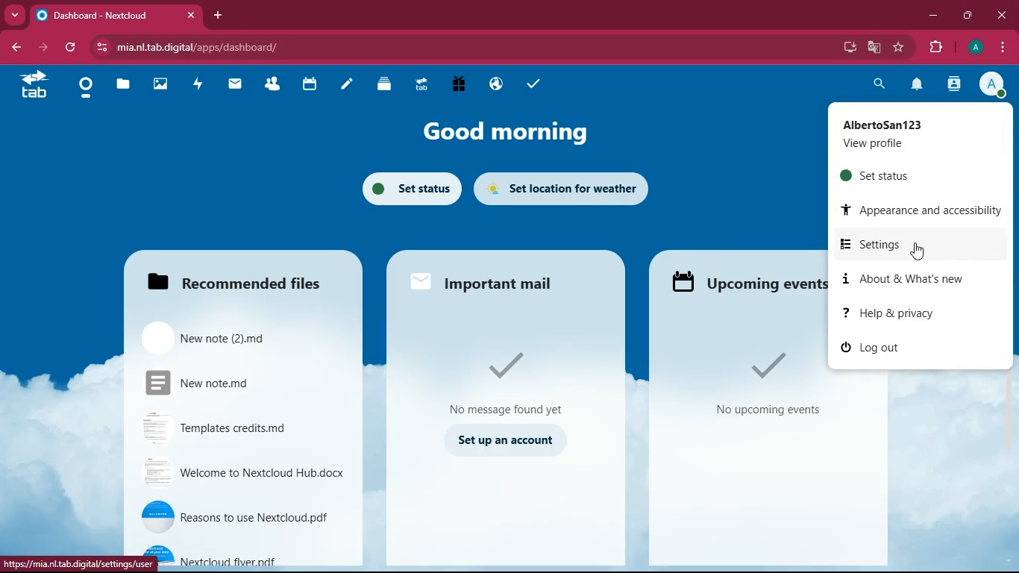 Image resolution: width=1019 pixels, height=573 pixels. What do you see at coordinates (919, 146) in the screenshot?
I see `View Profile` at bounding box center [919, 146].